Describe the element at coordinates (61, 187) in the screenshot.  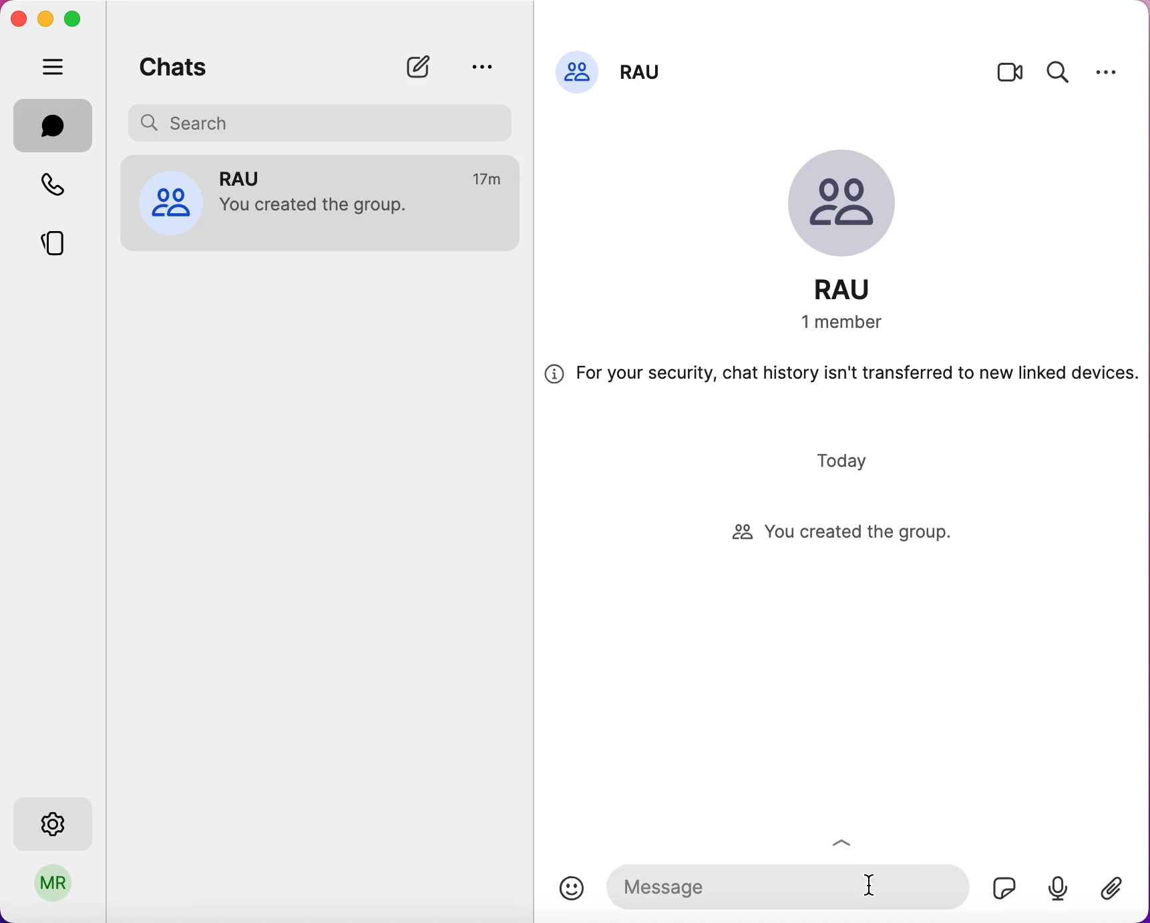
I see `calls` at that location.